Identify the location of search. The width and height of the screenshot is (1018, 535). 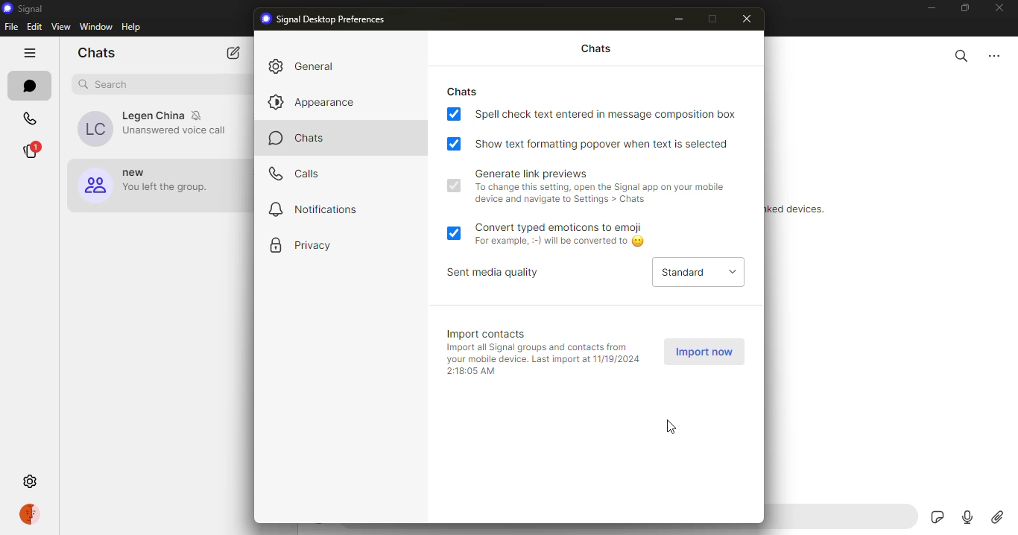
(107, 83).